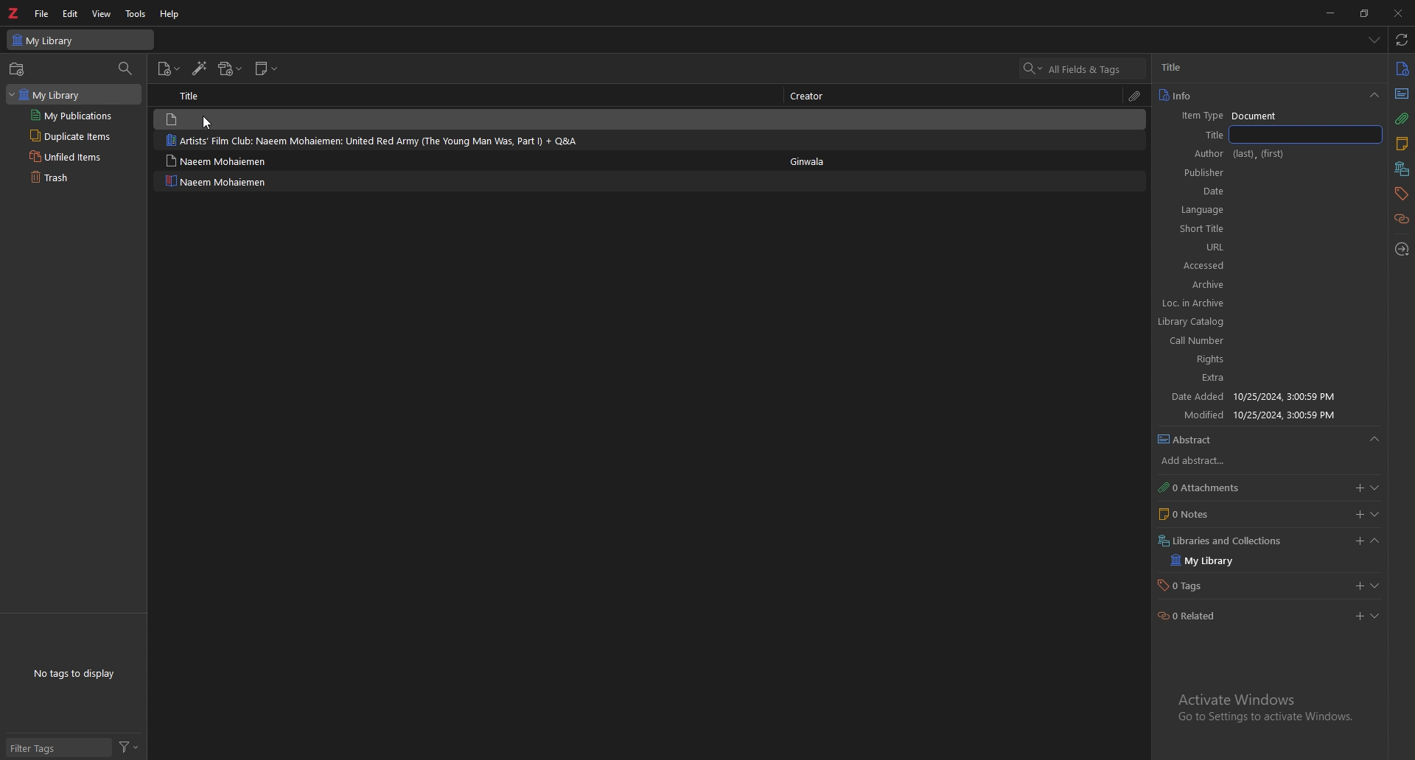 This screenshot has height=760, width=1415. I want to click on filter tags, so click(57, 747).